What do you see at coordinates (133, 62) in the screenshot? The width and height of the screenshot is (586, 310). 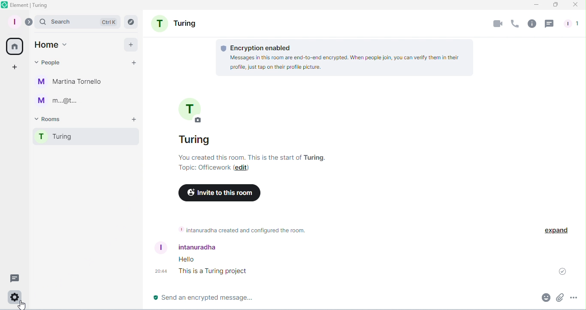 I see `Start chat` at bounding box center [133, 62].